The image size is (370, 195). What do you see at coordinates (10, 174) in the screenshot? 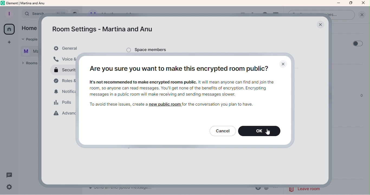
I see `Threads` at bounding box center [10, 174].